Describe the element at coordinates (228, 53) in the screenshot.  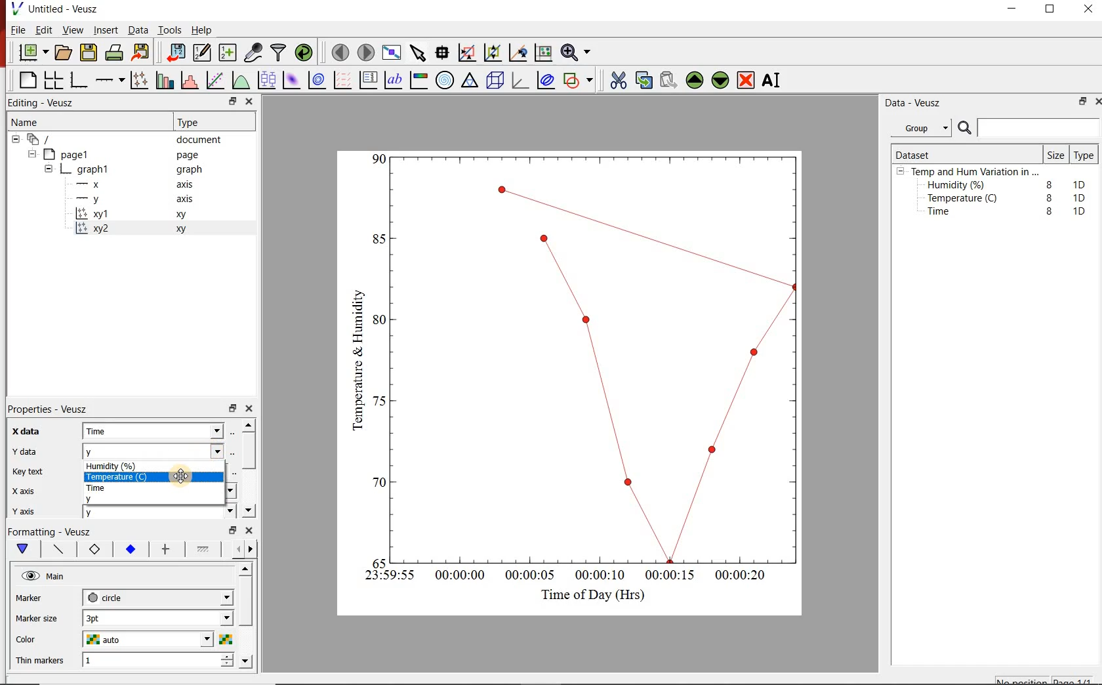
I see `create new datasets using ranges, parametrically or as functions of existing datasets` at that location.